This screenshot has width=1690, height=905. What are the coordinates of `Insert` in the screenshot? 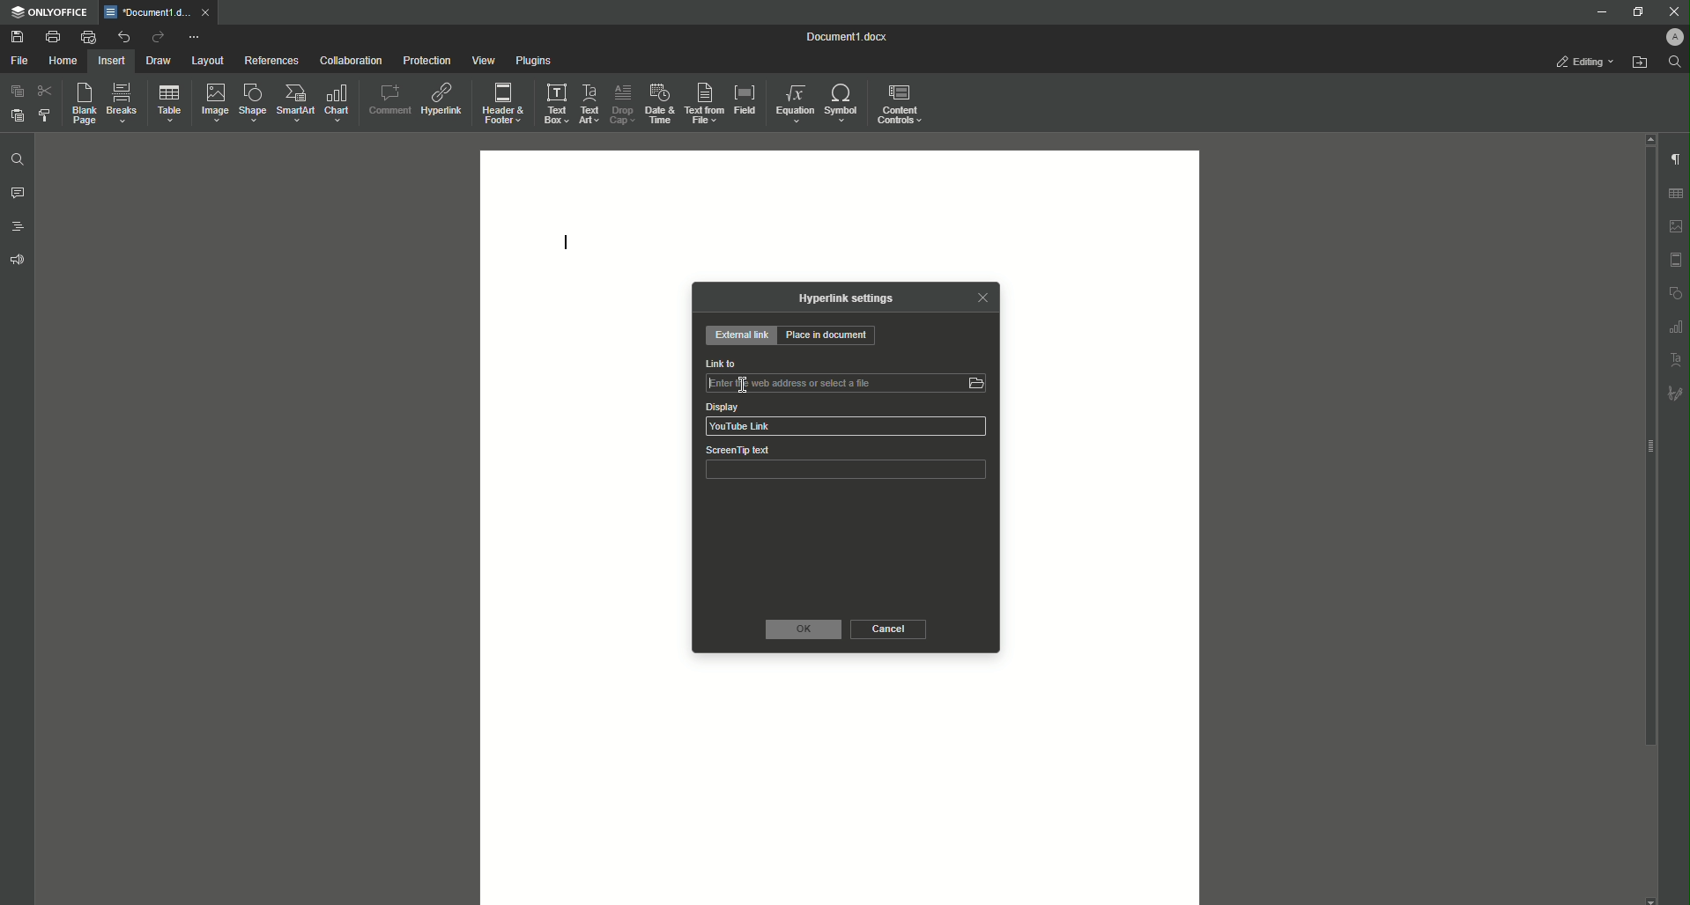 It's located at (113, 61).